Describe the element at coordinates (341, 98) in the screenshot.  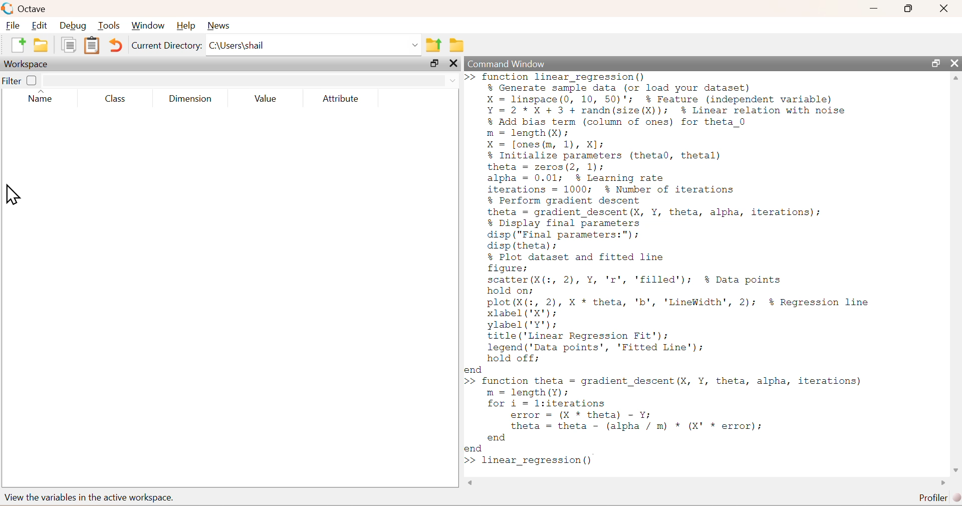
I see `Attribute` at that location.